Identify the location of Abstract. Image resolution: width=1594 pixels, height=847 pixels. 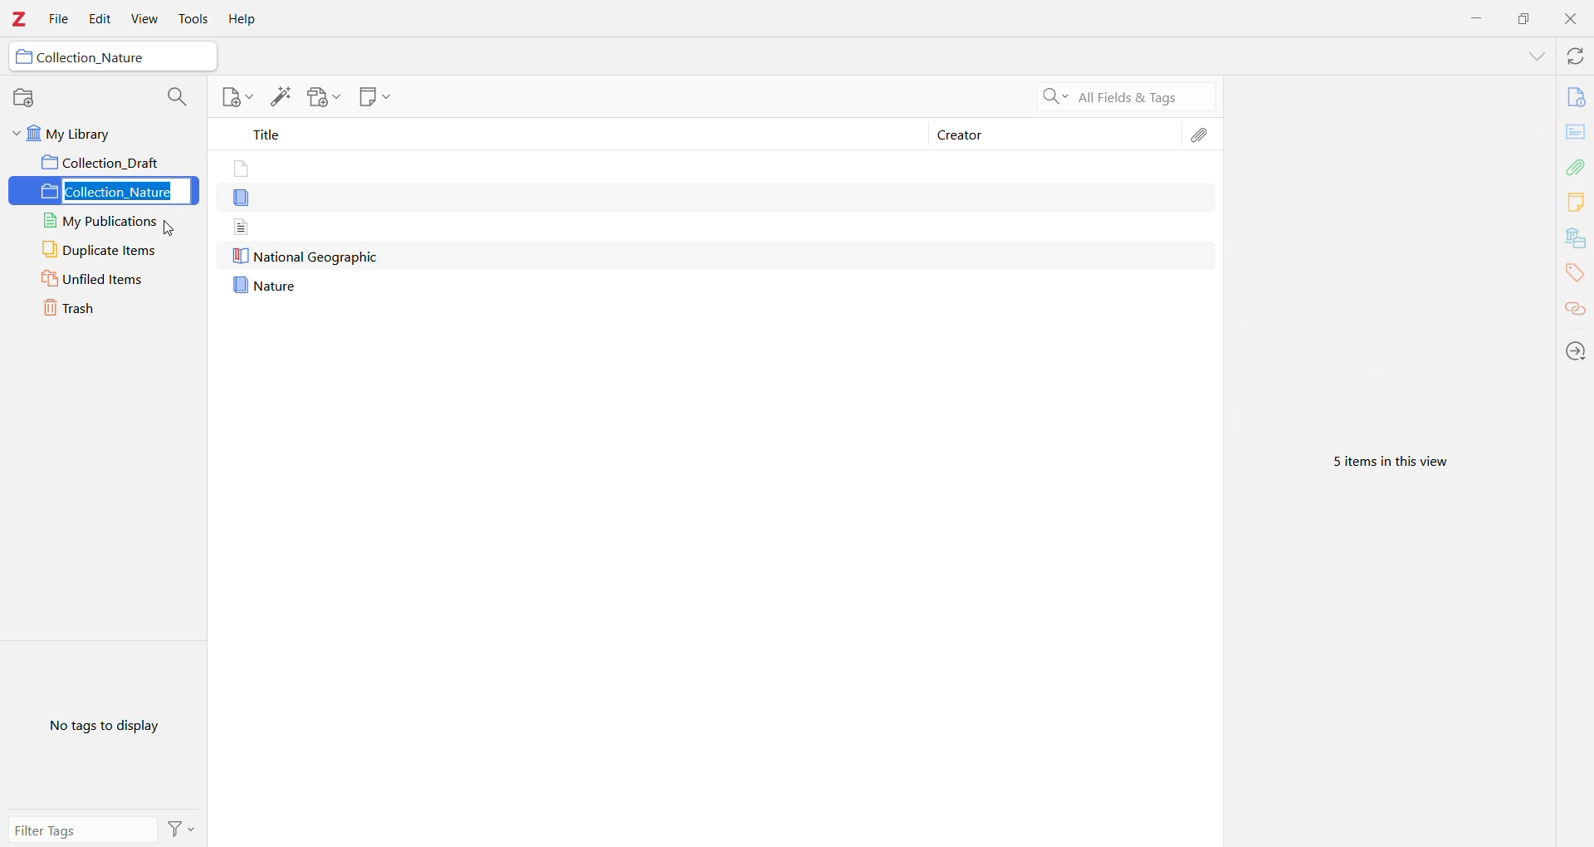
(1576, 131).